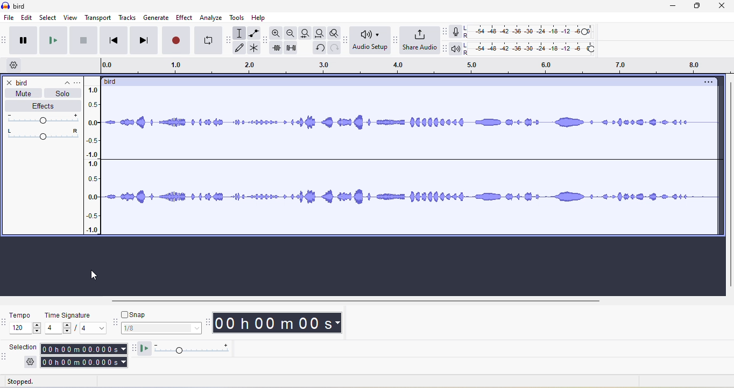 The width and height of the screenshot is (734, 388). What do you see at coordinates (24, 83) in the screenshot?
I see `bird` at bounding box center [24, 83].